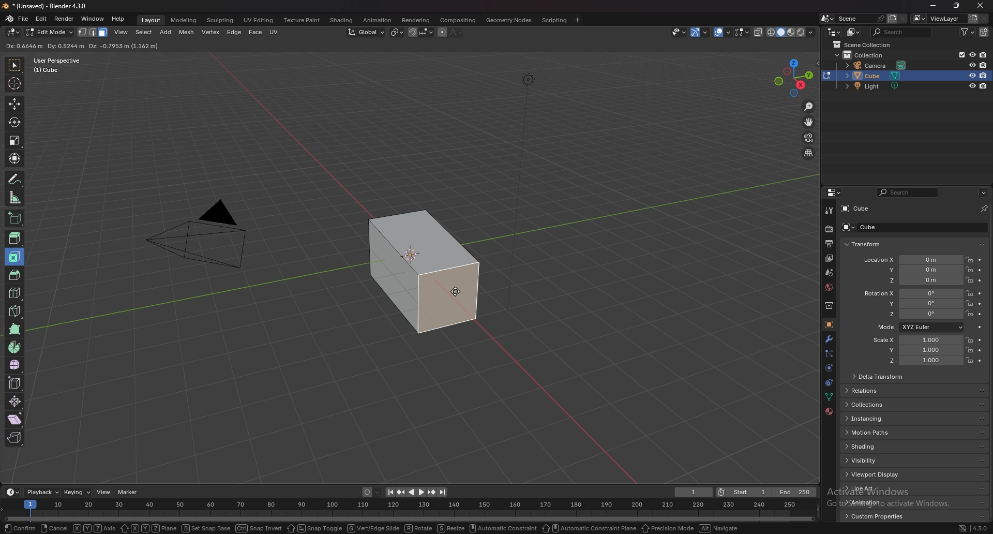 This screenshot has width=993, height=534. What do you see at coordinates (829, 324) in the screenshot?
I see `object` at bounding box center [829, 324].